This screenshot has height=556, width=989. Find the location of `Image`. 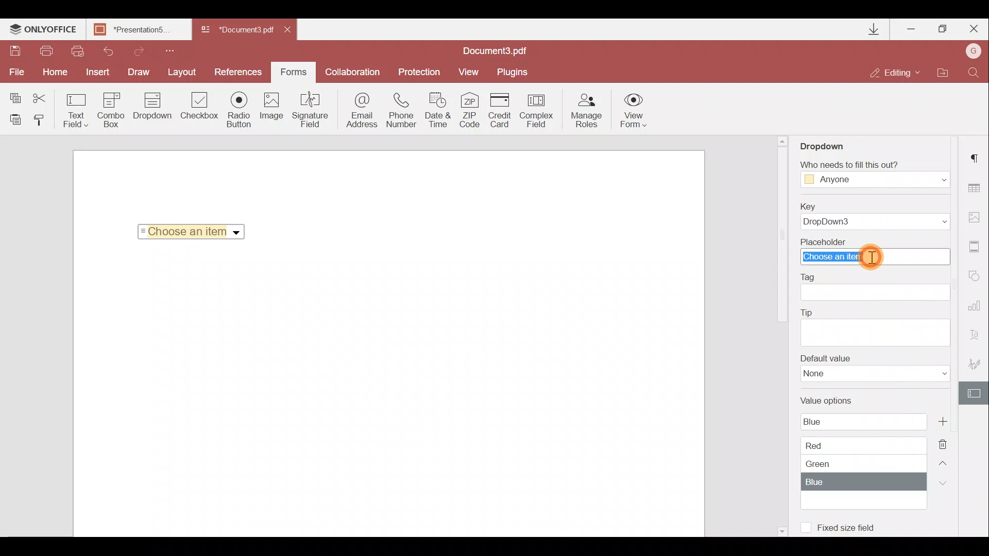

Image is located at coordinates (274, 109).